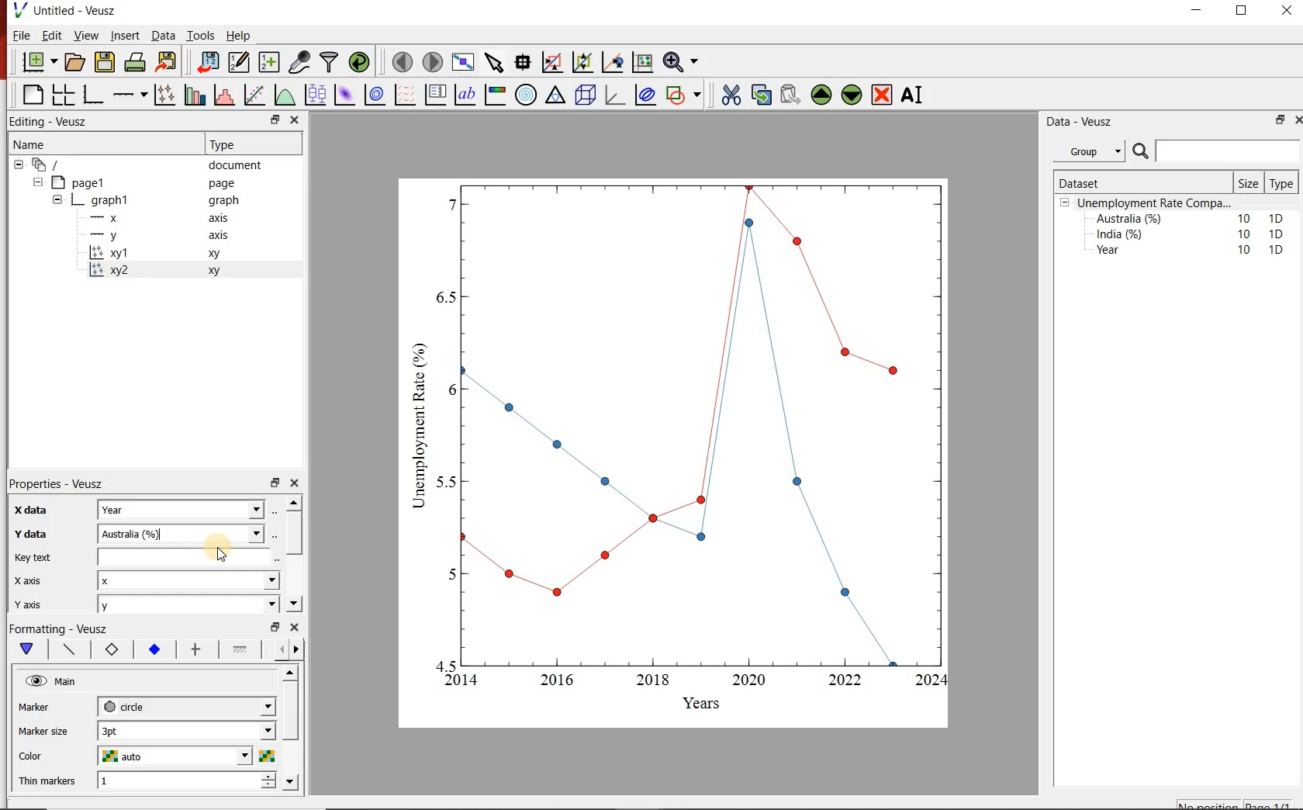 The width and height of the screenshot is (1303, 810). I want to click on minimise, so click(1279, 119).